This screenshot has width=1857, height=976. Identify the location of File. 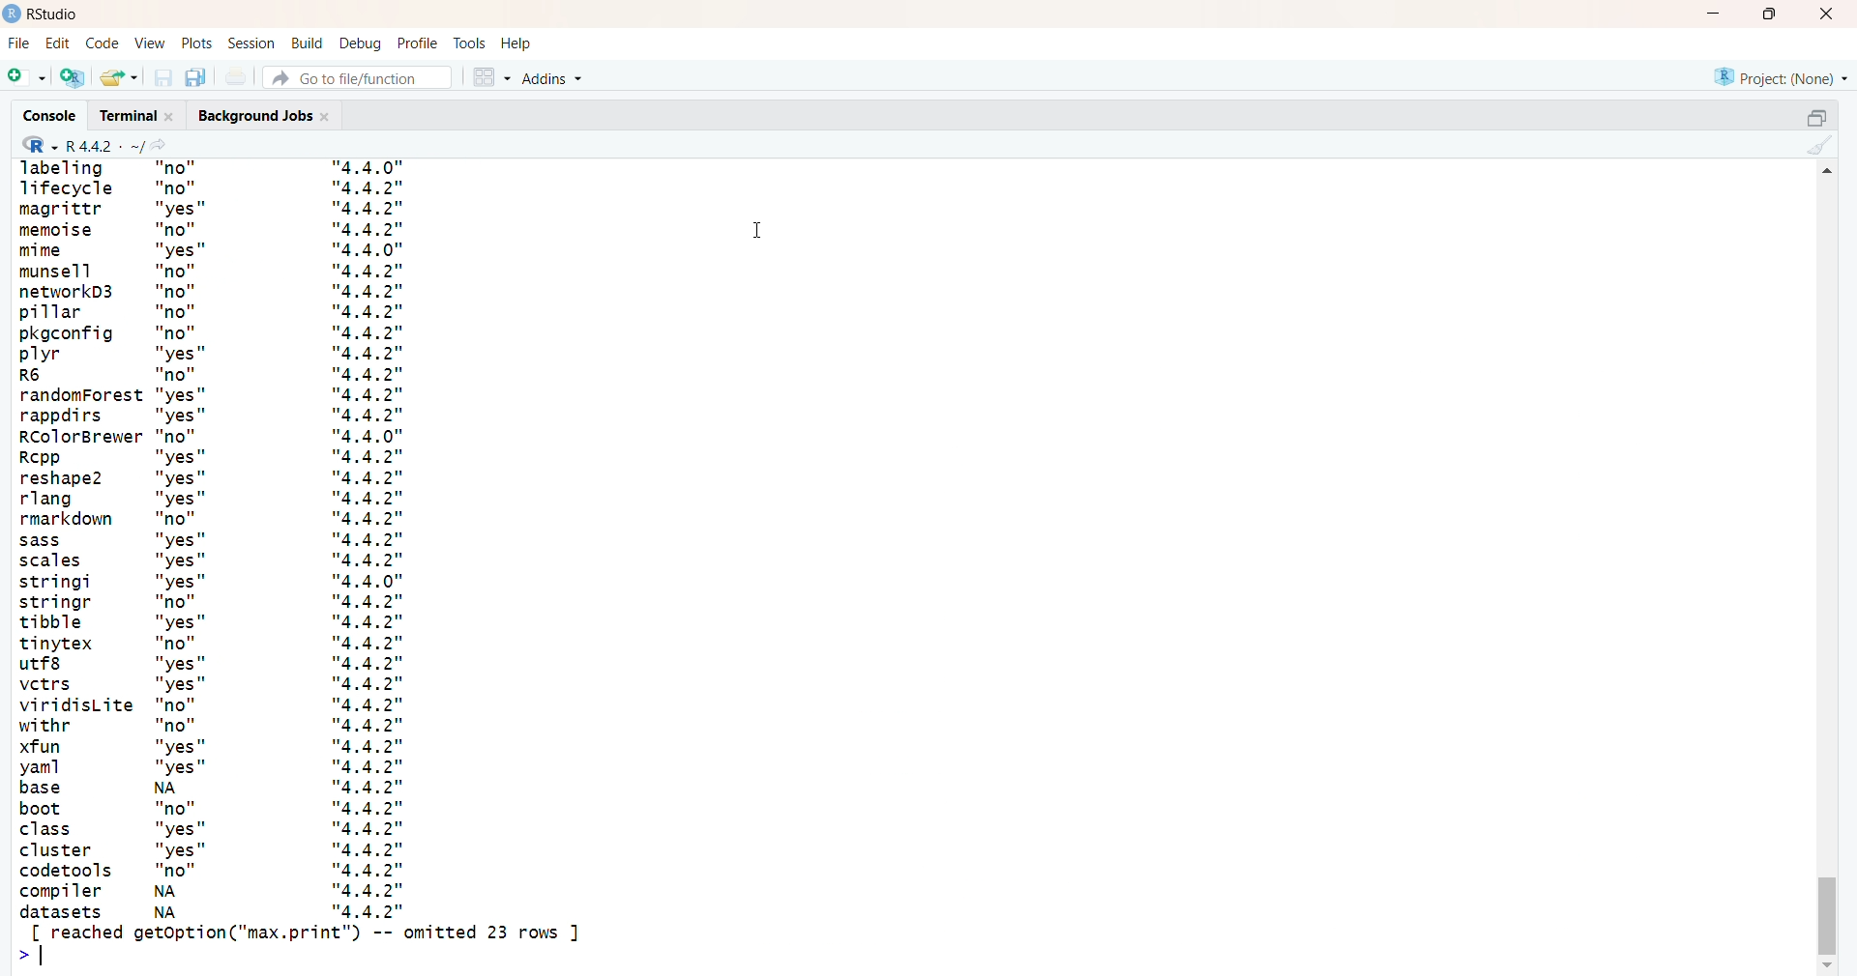
(15, 45).